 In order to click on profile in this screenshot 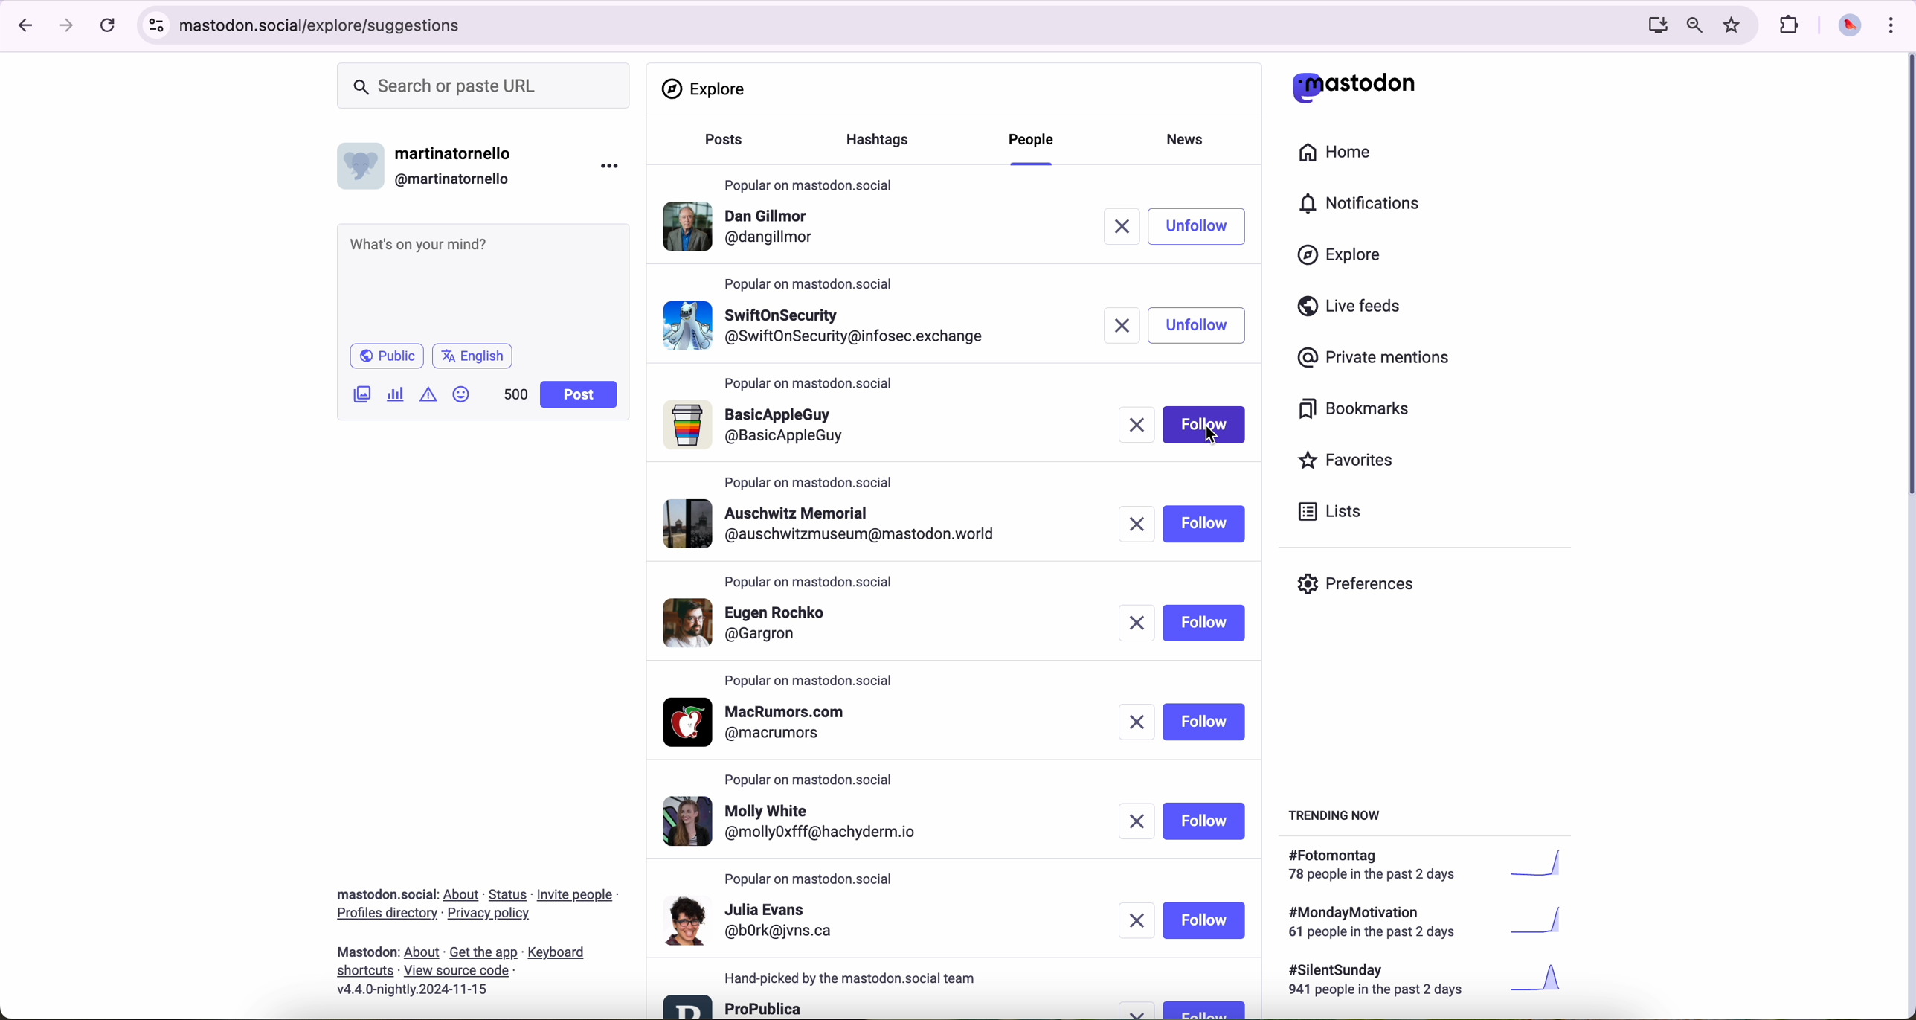, I will do `click(762, 426)`.